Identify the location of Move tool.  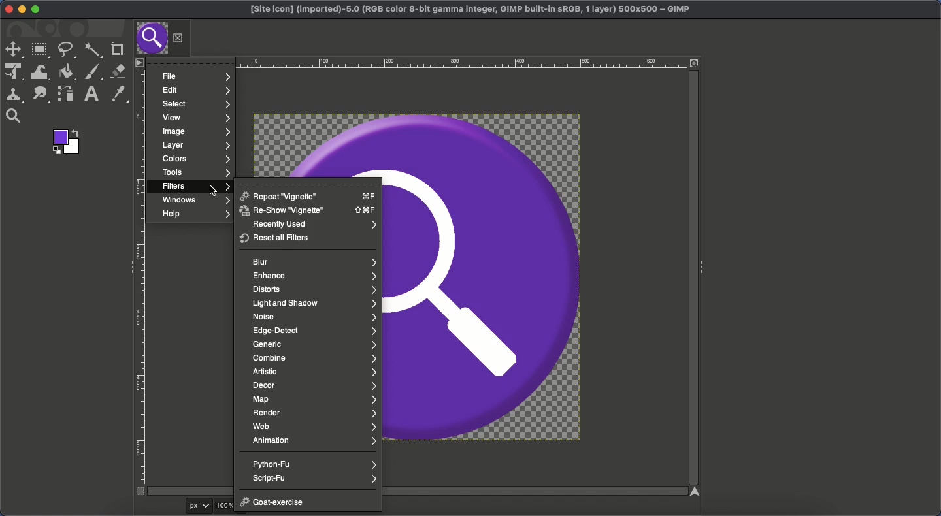
(13, 50).